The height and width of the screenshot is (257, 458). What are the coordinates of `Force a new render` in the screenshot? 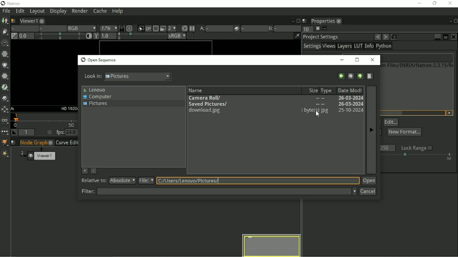 It's located at (184, 28).